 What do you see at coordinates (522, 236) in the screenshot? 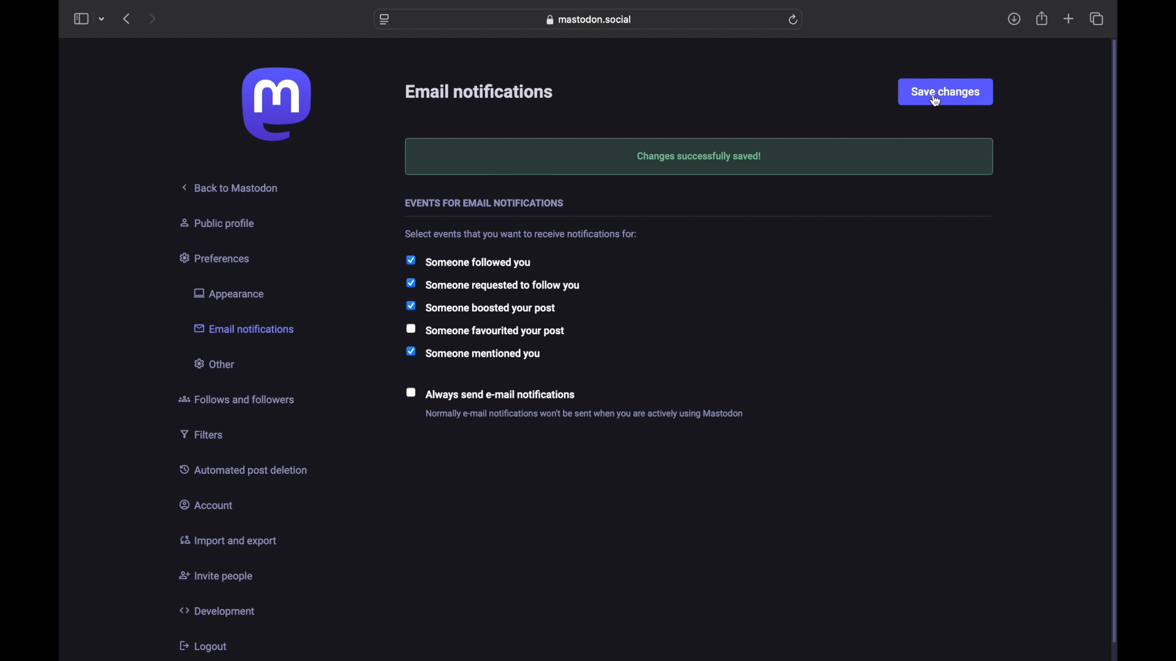
I see `info` at bounding box center [522, 236].